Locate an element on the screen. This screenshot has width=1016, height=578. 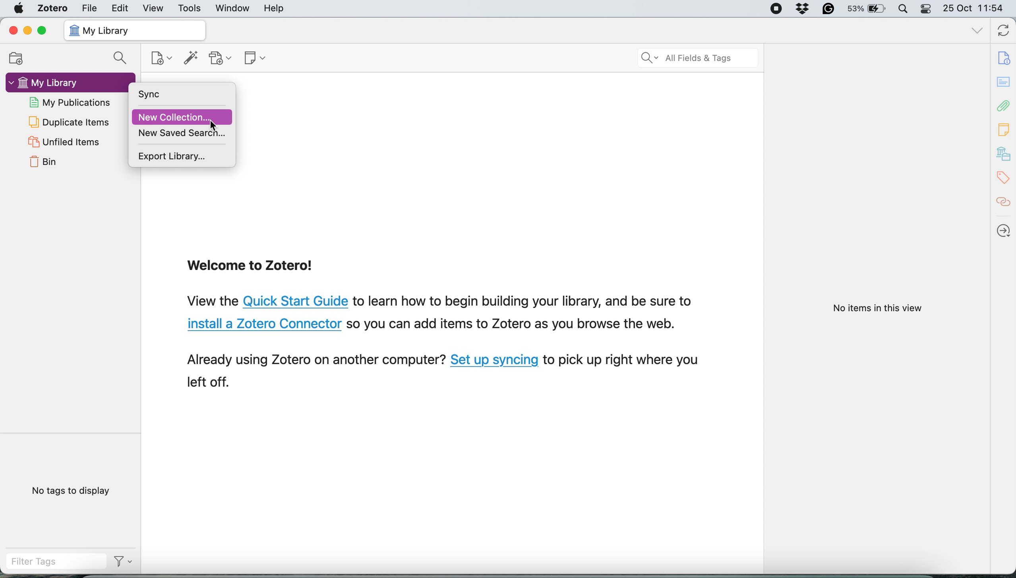
add attachment is located at coordinates (220, 58).